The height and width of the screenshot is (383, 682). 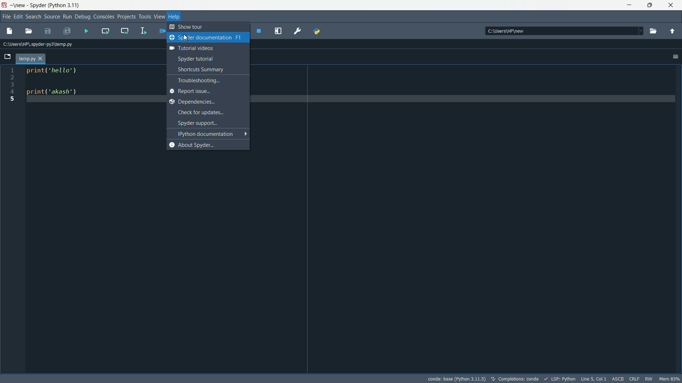 I want to click on python 3.11, so click(x=66, y=5).